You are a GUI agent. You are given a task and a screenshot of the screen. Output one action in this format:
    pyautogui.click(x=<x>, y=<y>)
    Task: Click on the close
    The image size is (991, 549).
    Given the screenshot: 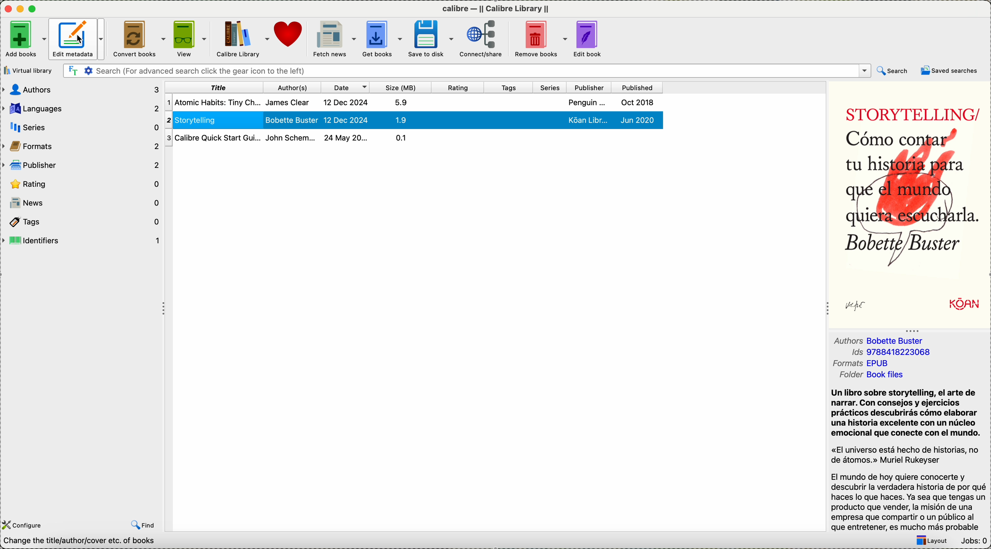 What is the action you would take?
    pyautogui.click(x=7, y=8)
    